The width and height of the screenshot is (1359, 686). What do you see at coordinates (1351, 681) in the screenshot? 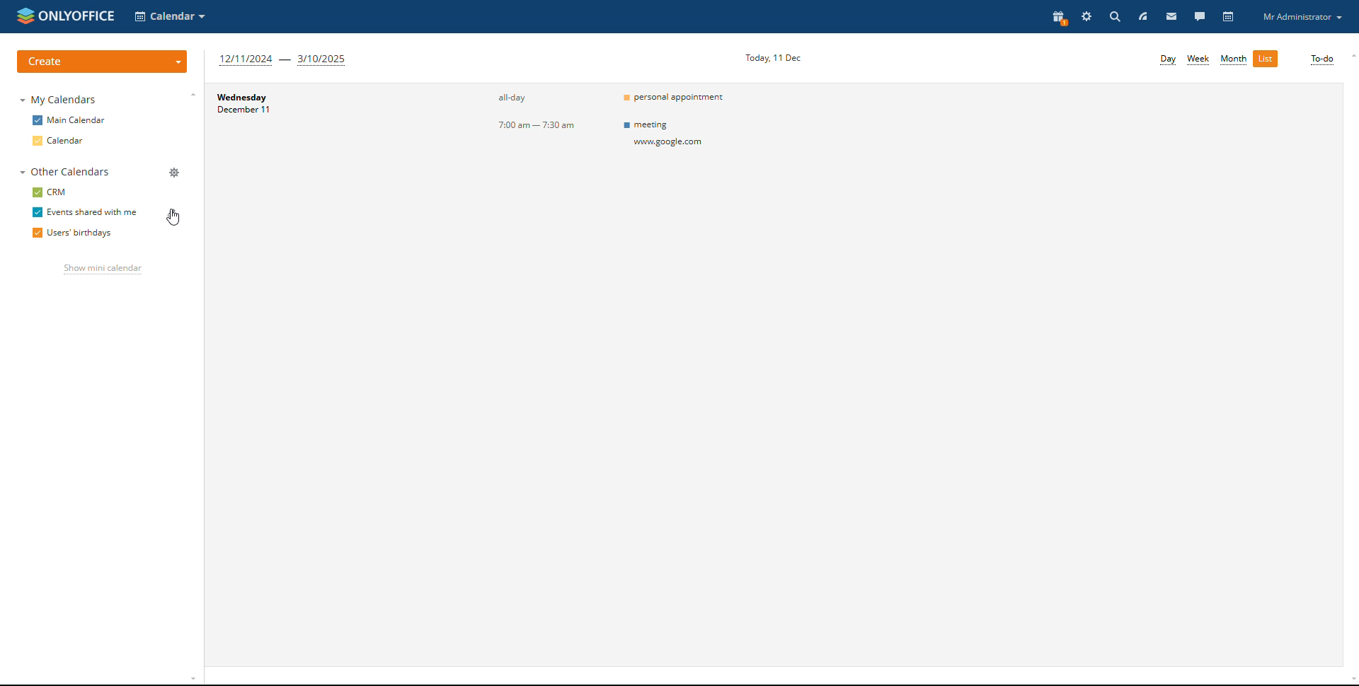
I see `scroll down` at bounding box center [1351, 681].